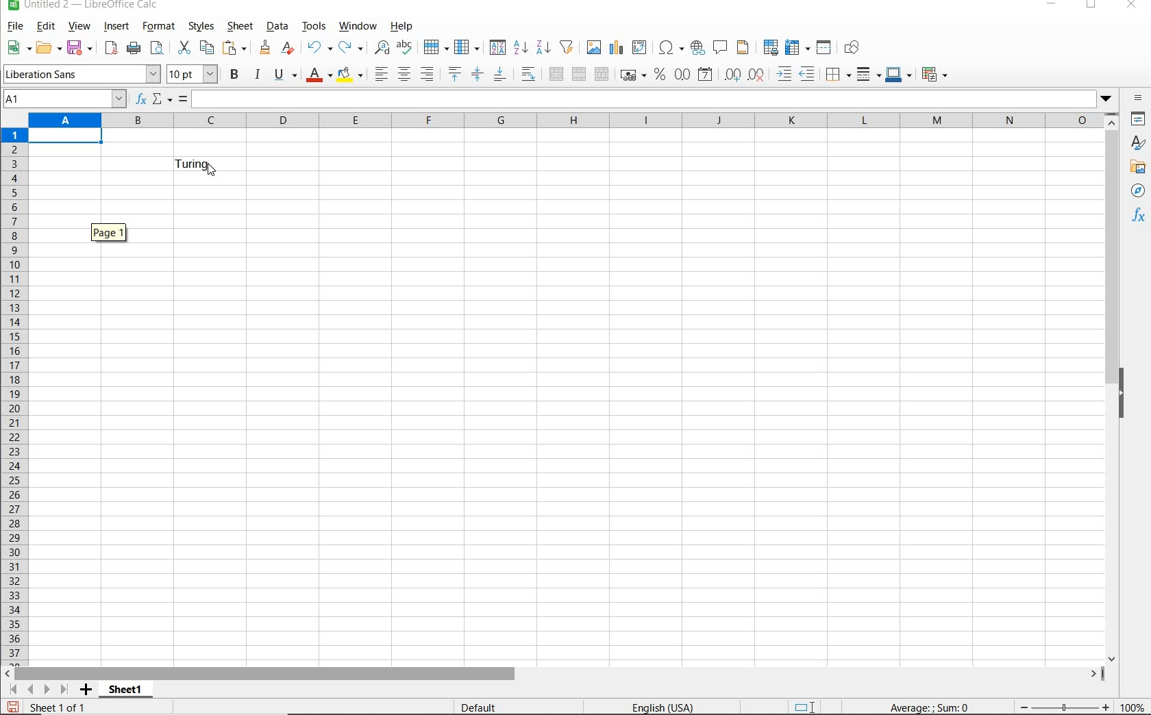  What do you see at coordinates (265, 49) in the screenshot?
I see `CLONE FORMATTING` at bounding box center [265, 49].